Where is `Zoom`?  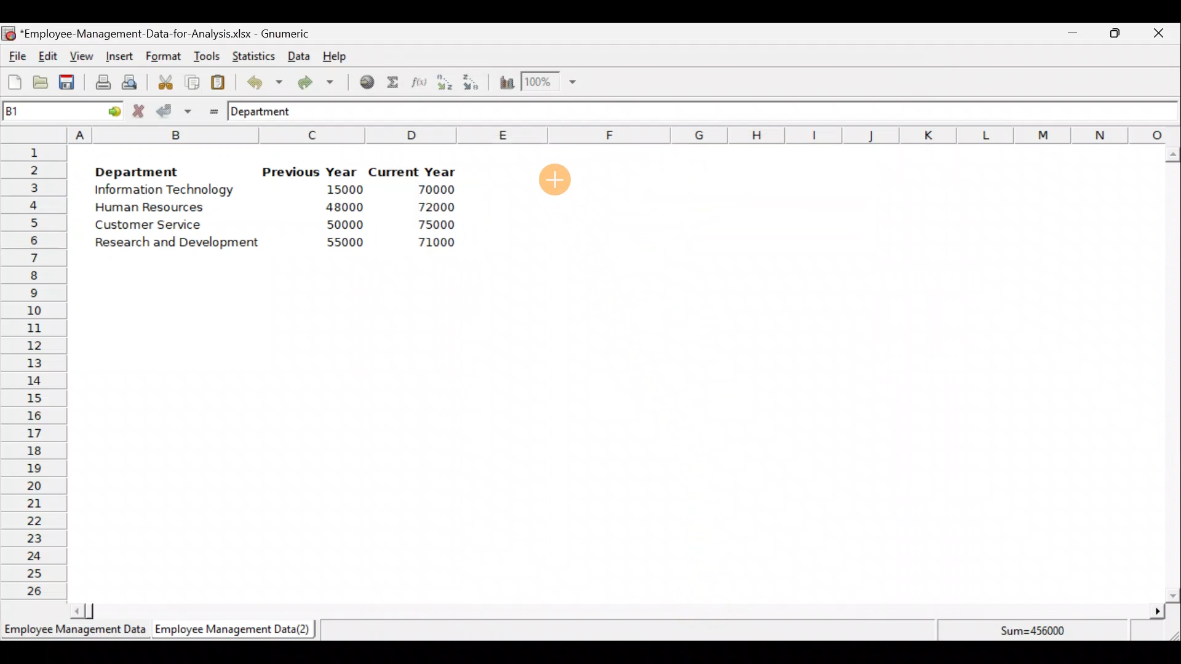 Zoom is located at coordinates (550, 82).